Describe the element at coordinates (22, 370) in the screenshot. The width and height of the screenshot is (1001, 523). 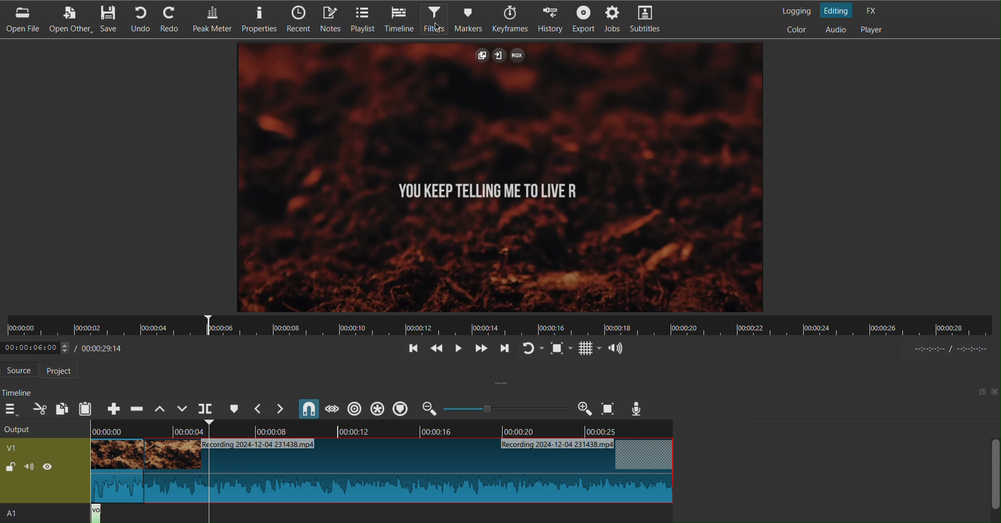
I see `Source` at that location.